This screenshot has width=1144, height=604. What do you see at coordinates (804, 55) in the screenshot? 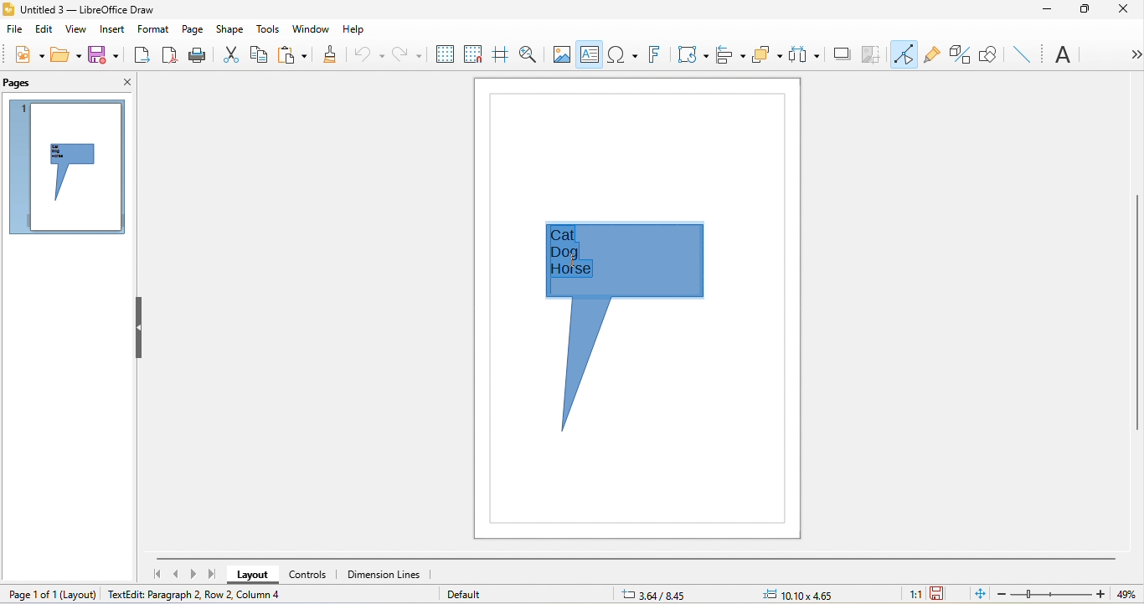
I see `select at least three object` at bounding box center [804, 55].